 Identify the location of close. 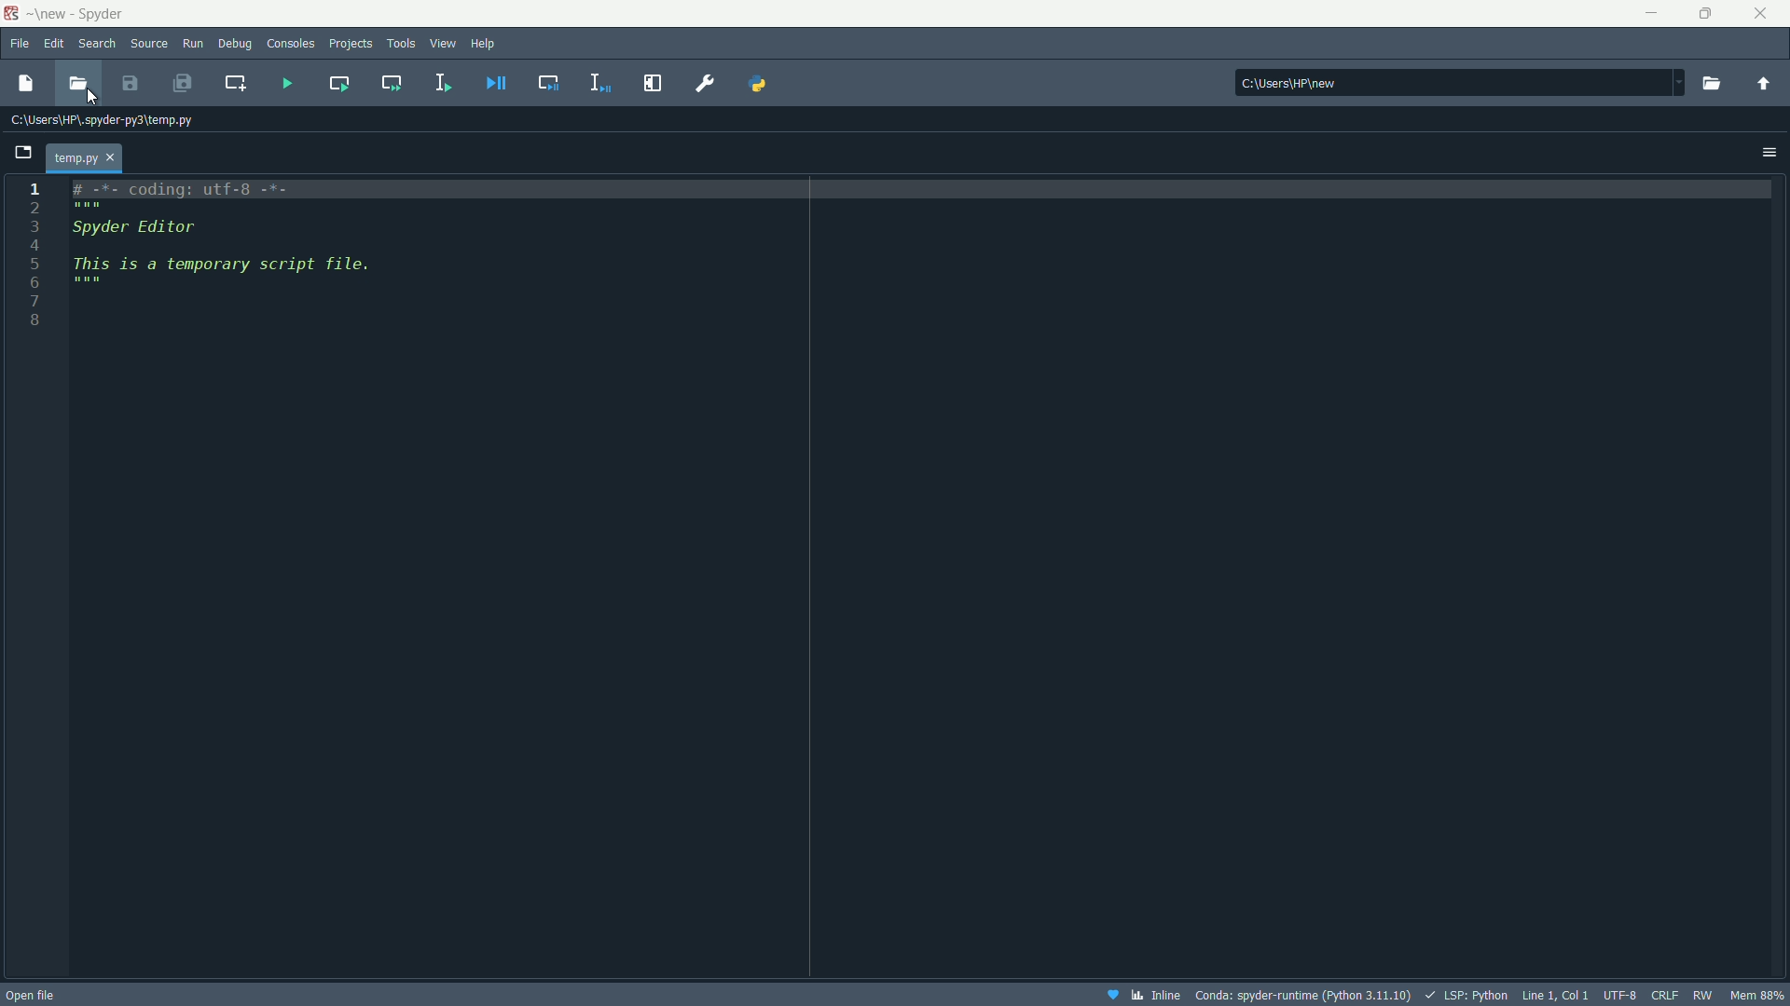
(1760, 13).